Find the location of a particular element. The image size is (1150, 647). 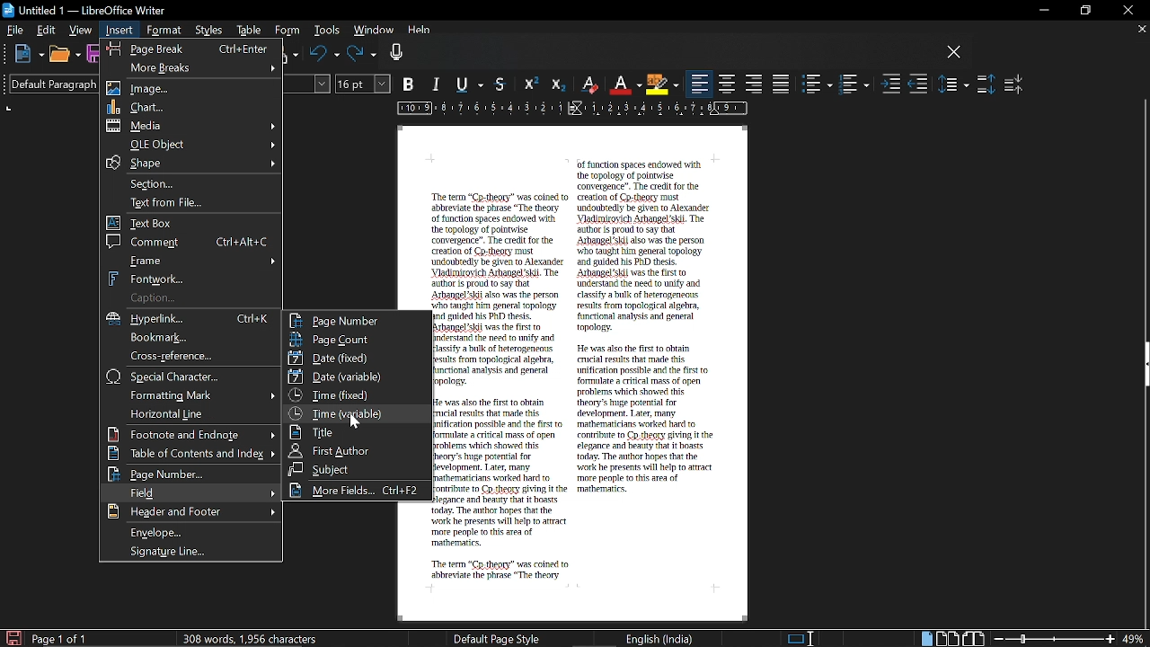

toggle unordered list is located at coordinates (818, 84).